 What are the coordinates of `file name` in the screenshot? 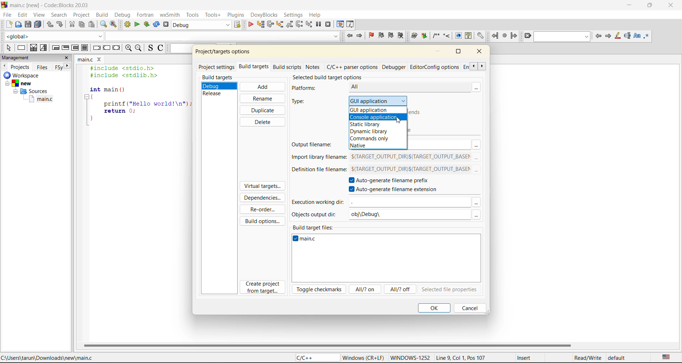 It's located at (307, 240).